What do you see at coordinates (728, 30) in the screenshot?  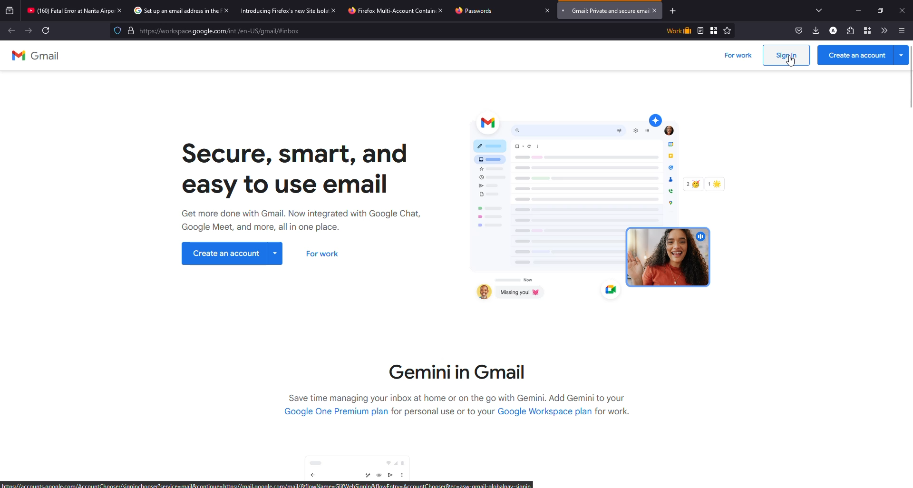 I see `favorite` at bounding box center [728, 30].